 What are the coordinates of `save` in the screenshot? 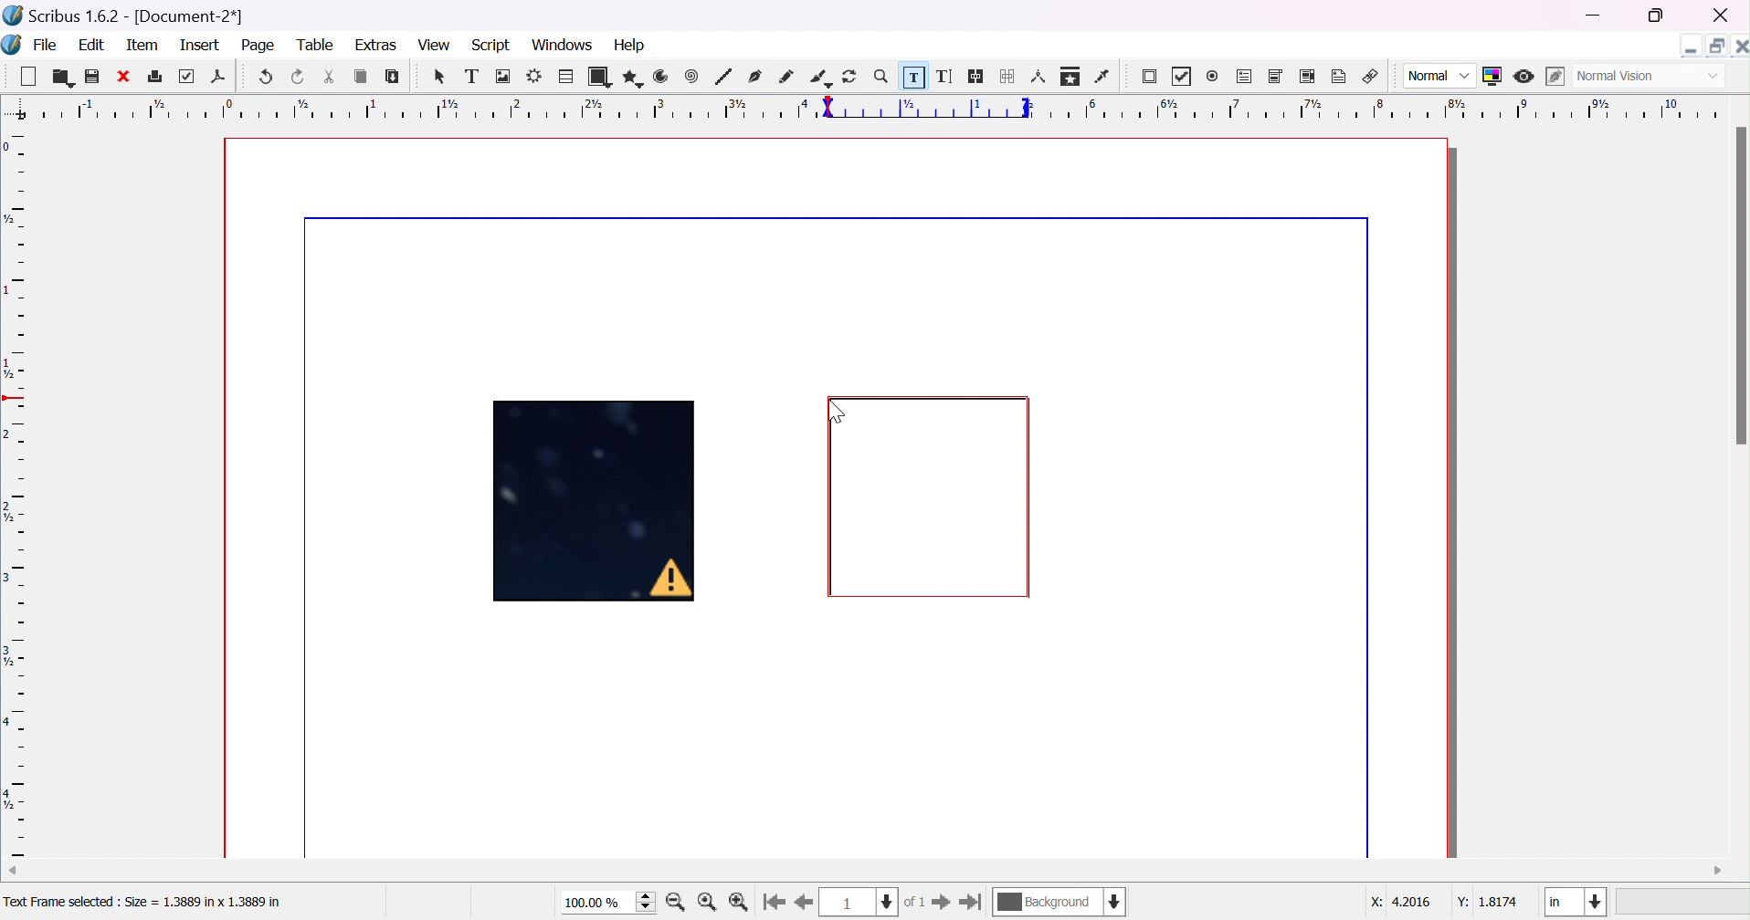 It's located at (93, 77).